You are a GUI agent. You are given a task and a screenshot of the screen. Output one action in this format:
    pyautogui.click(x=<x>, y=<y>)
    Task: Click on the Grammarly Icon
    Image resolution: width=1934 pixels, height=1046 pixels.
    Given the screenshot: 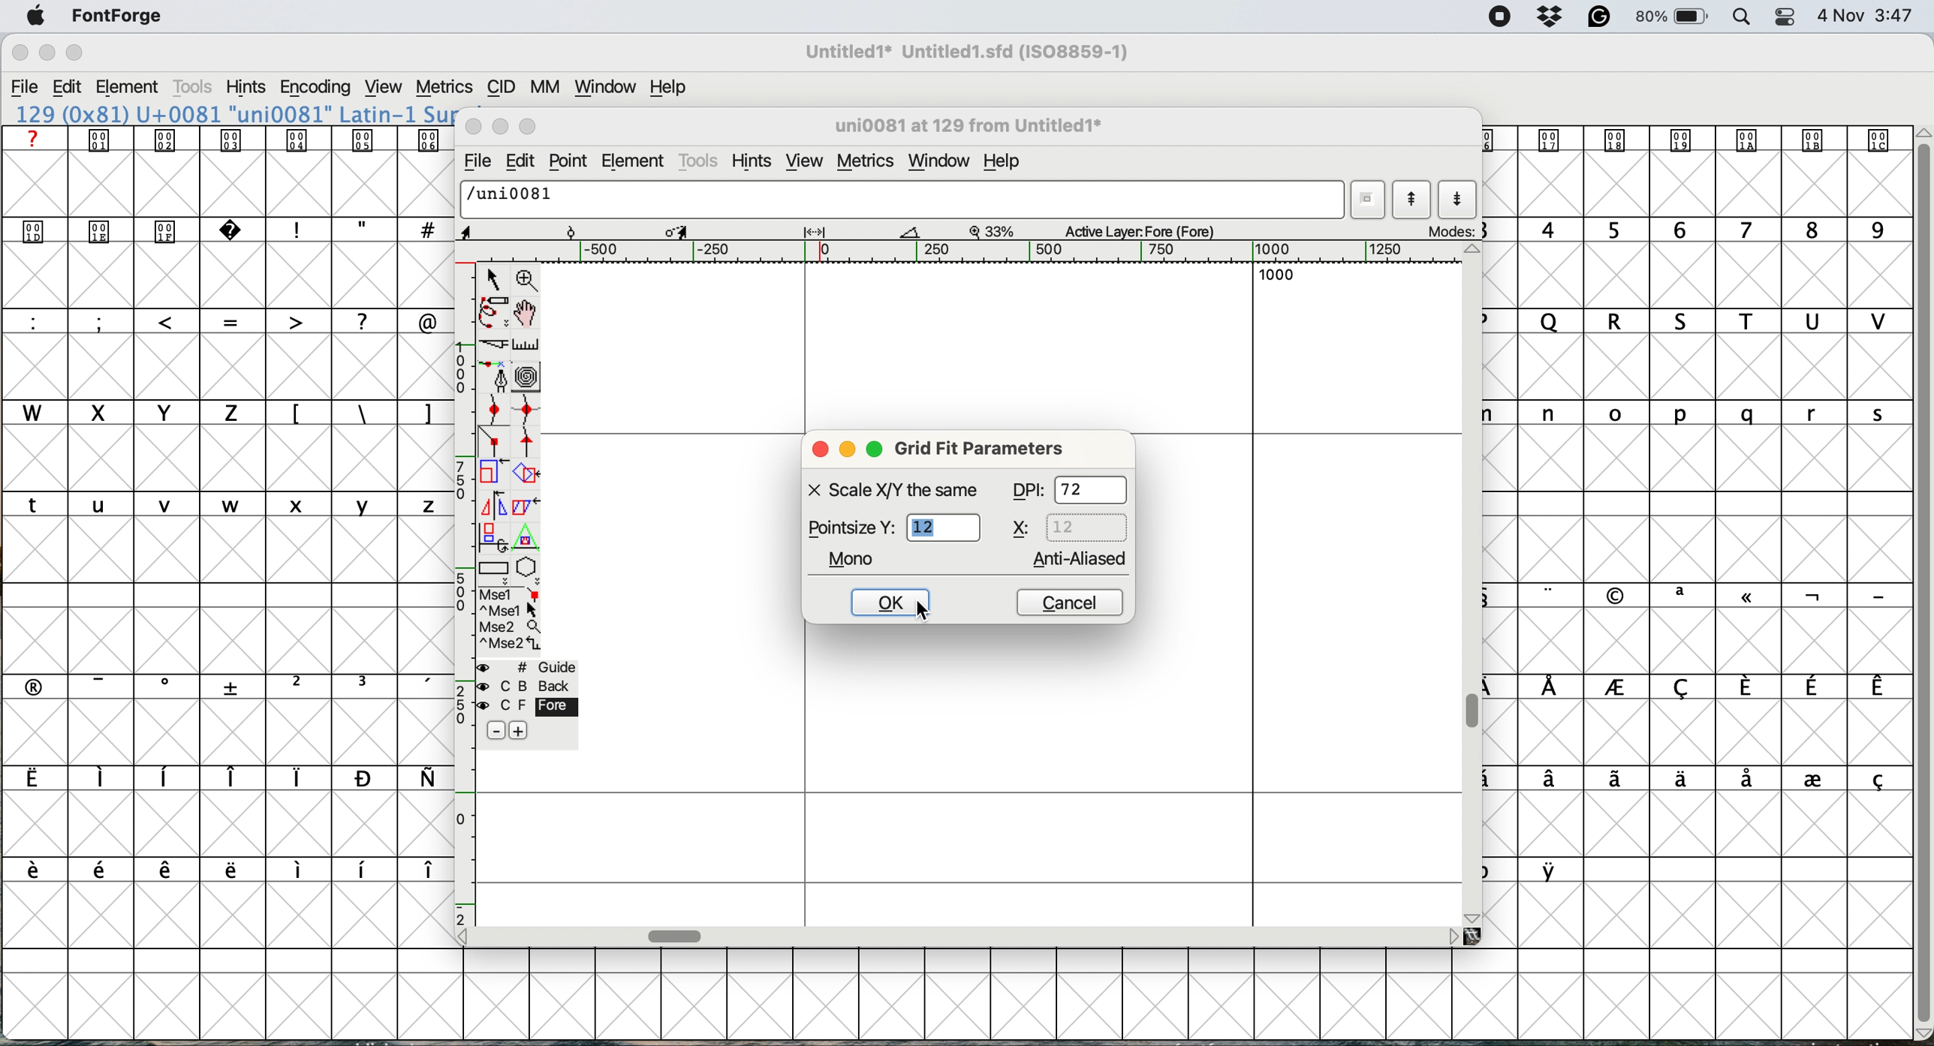 What is the action you would take?
    pyautogui.click(x=1598, y=17)
    